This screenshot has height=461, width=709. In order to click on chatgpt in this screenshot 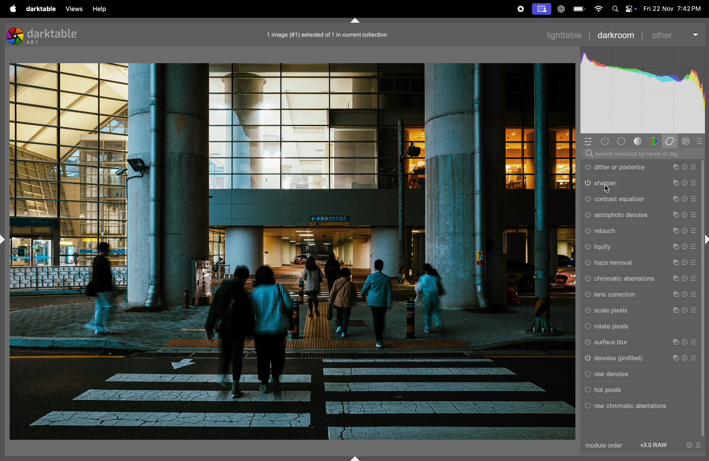, I will do `click(560, 9)`.